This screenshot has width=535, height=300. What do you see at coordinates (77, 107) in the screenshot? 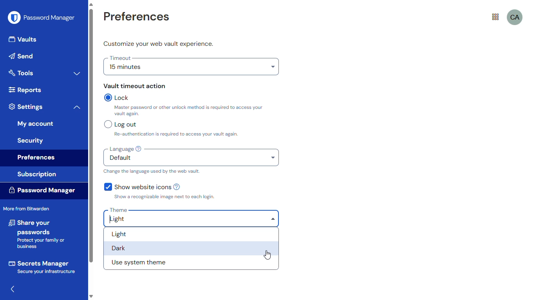
I see `toggle collapse` at bounding box center [77, 107].